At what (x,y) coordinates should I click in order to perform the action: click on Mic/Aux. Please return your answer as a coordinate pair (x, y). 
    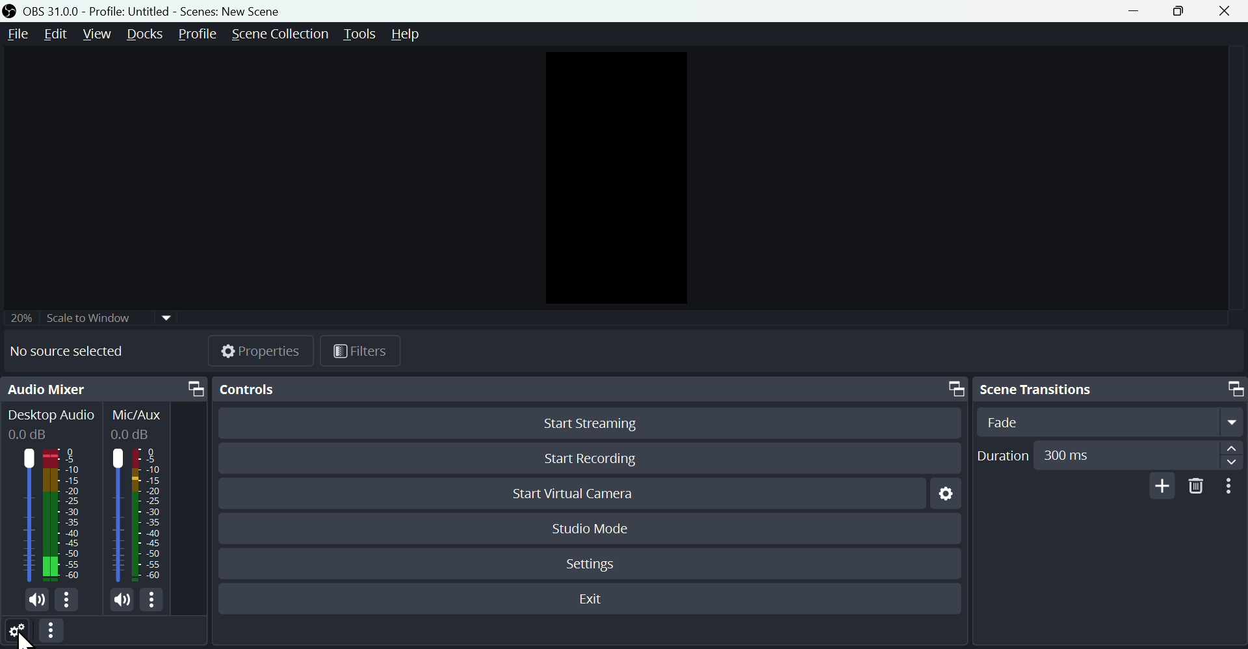
    Looking at the image, I should click on (139, 416).